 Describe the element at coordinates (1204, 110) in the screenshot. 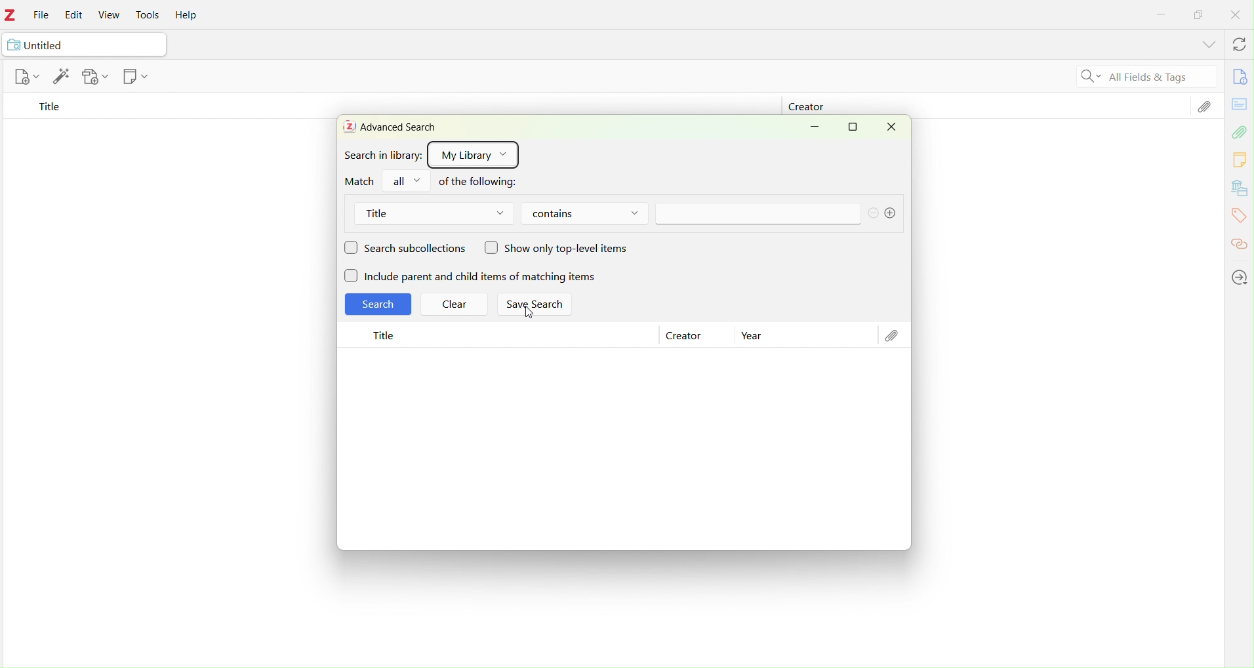

I see `Attachment` at that location.